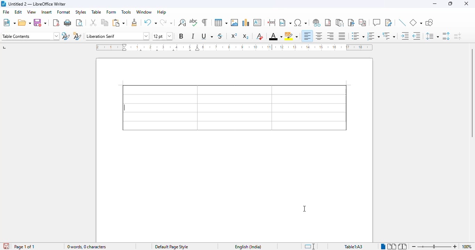 This screenshot has height=250, width=475. What do you see at coordinates (77, 36) in the screenshot?
I see `new style from selection` at bounding box center [77, 36].